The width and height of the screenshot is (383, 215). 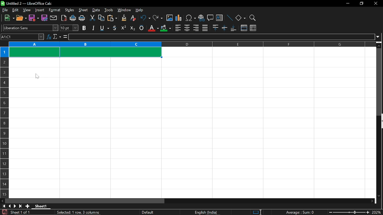 I want to click on Default, so click(x=149, y=212).